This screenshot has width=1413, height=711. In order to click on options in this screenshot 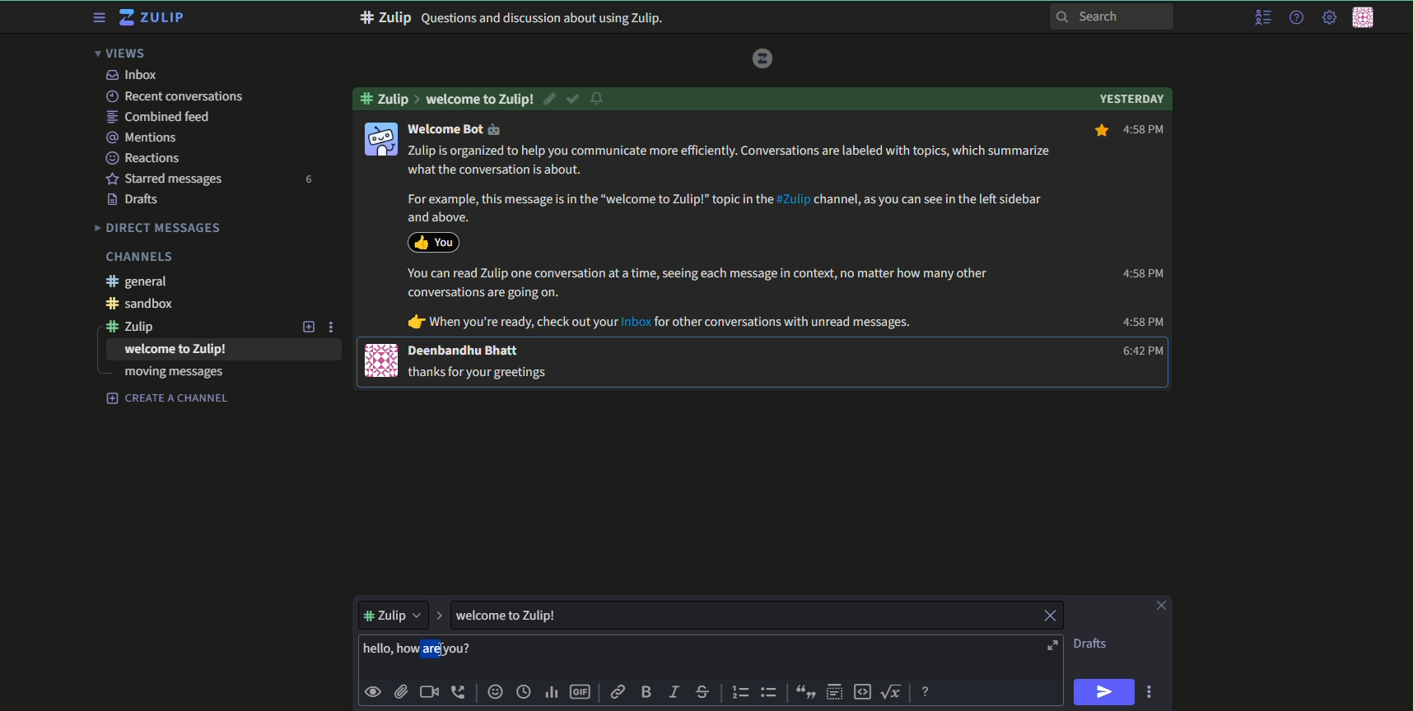, I will do `click(1152, 691)`.